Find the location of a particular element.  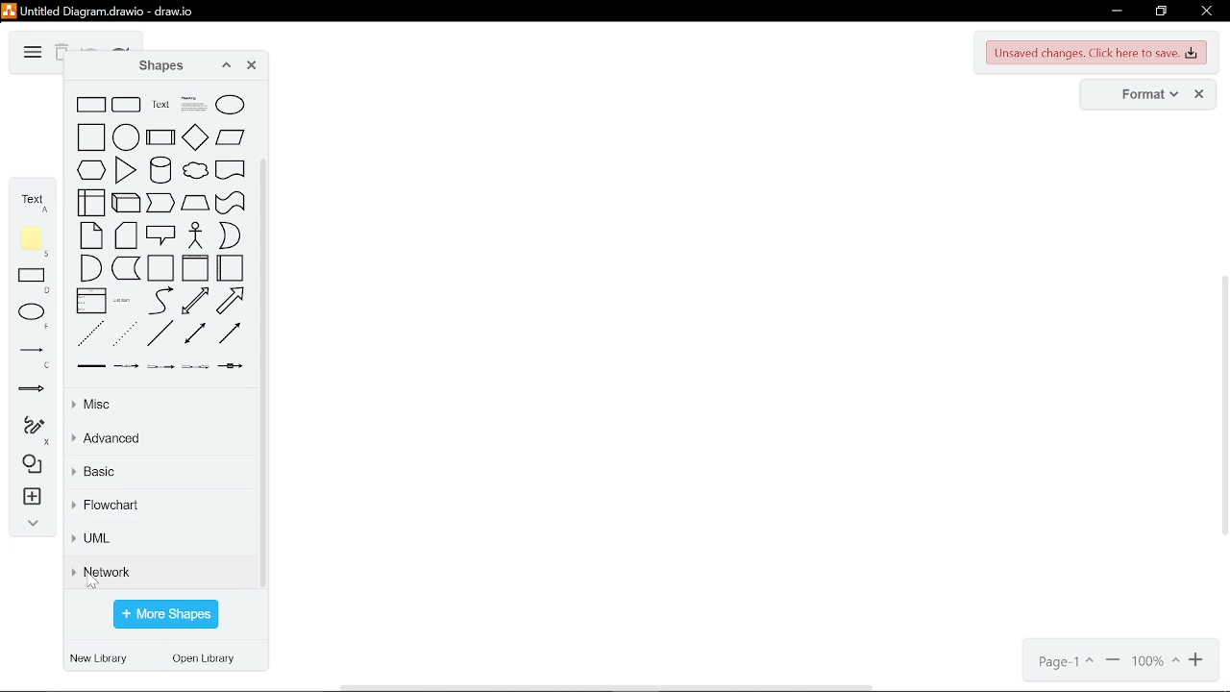

parallelogram is located at coordinates (231, 136).